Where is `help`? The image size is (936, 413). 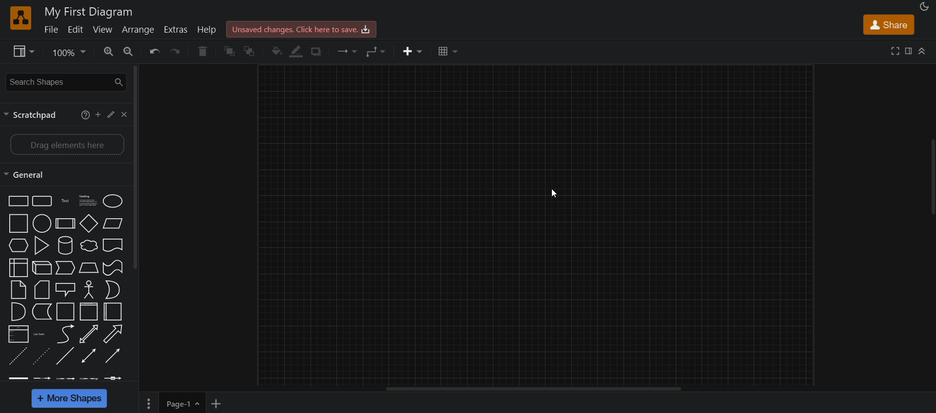
help is located at coordinates (207, 30).